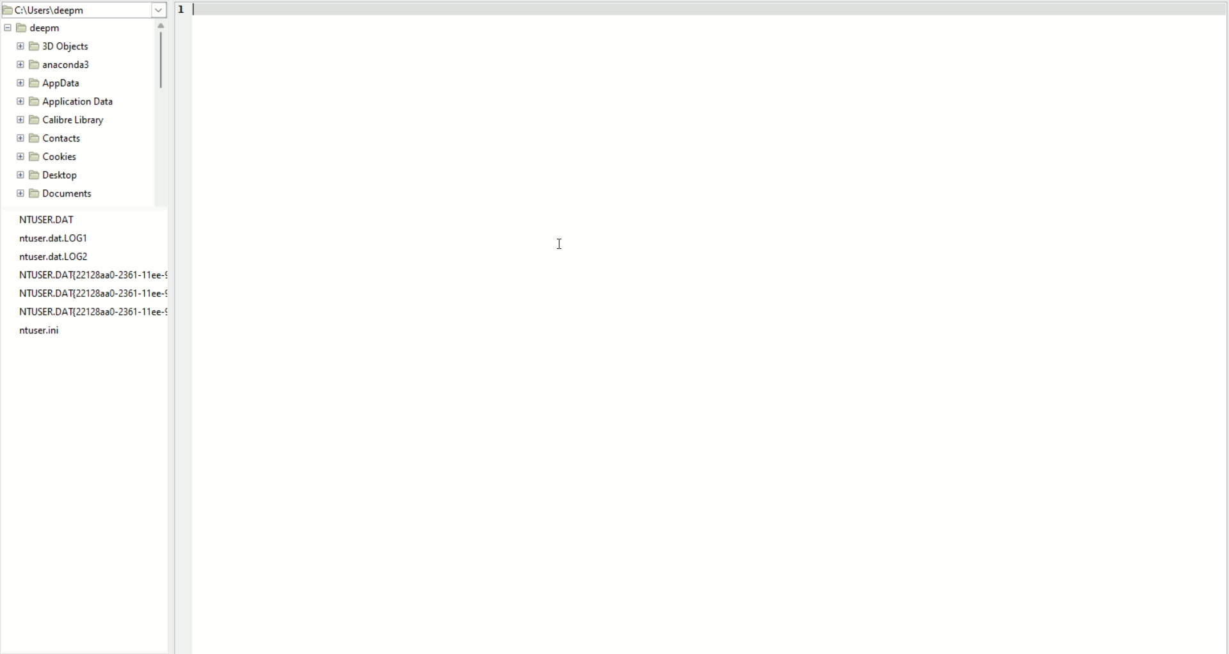  I want to click on folder name , so click(52, 65).